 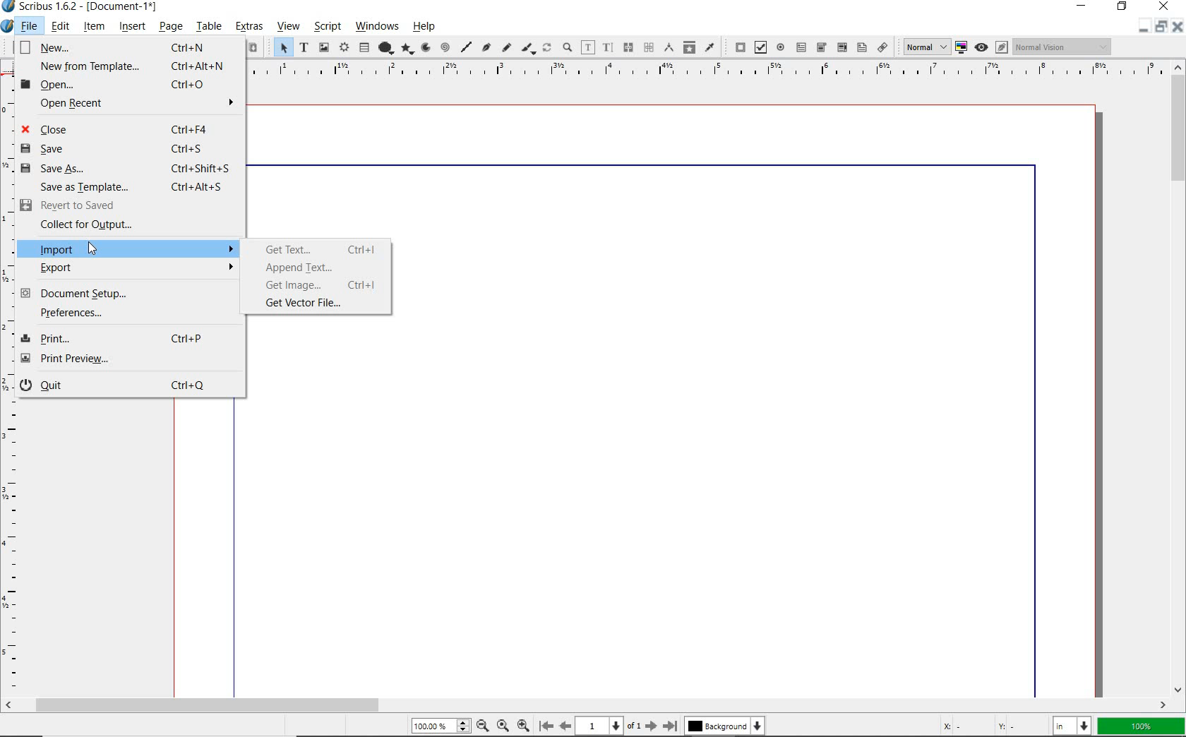 What do you see at coordinates (424, 26) in the screenshot?
I see `help` at bounding box center [424, 26].